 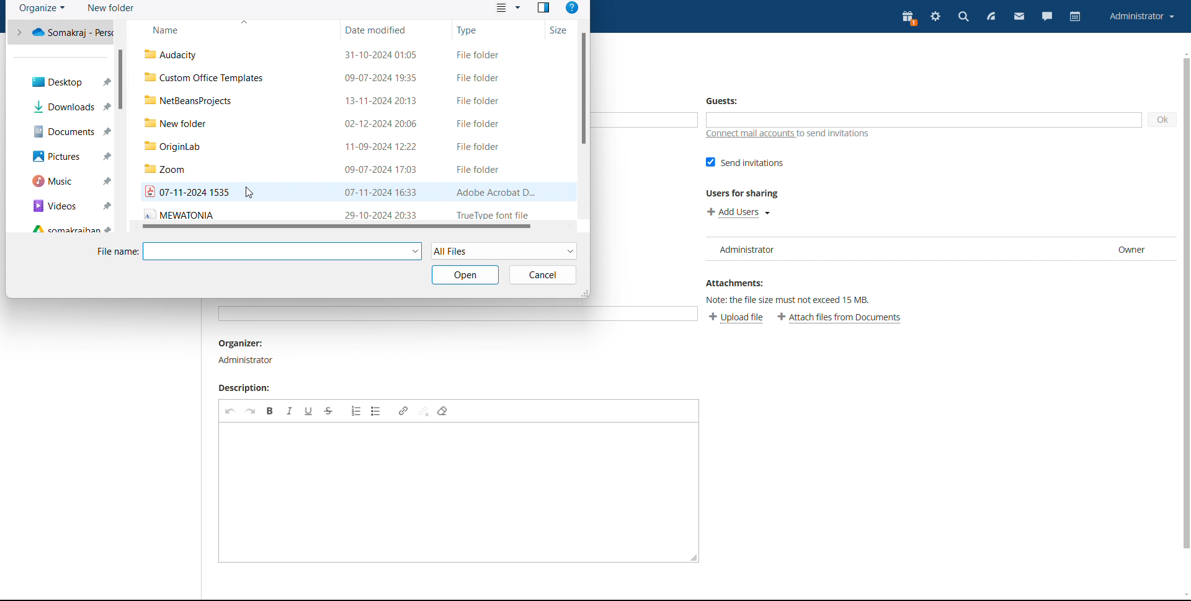 I want to click on undo, so click(x=230, y=411).